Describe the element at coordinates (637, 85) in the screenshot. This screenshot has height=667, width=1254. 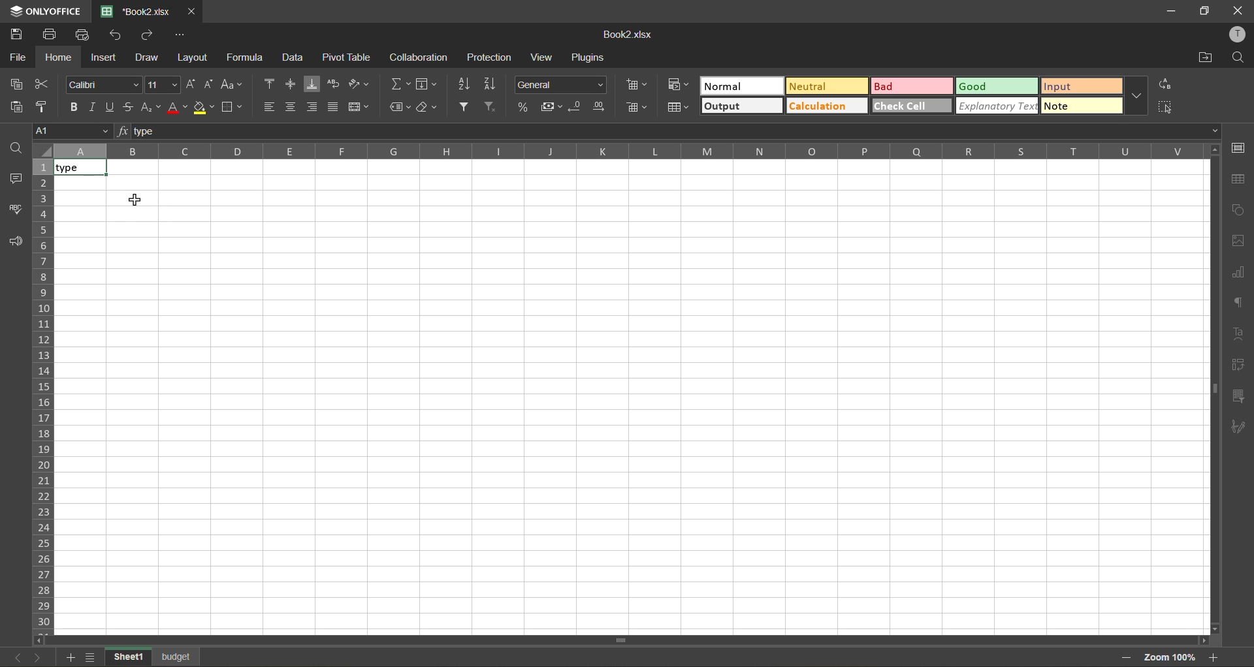
I see `insert cells` at that location.